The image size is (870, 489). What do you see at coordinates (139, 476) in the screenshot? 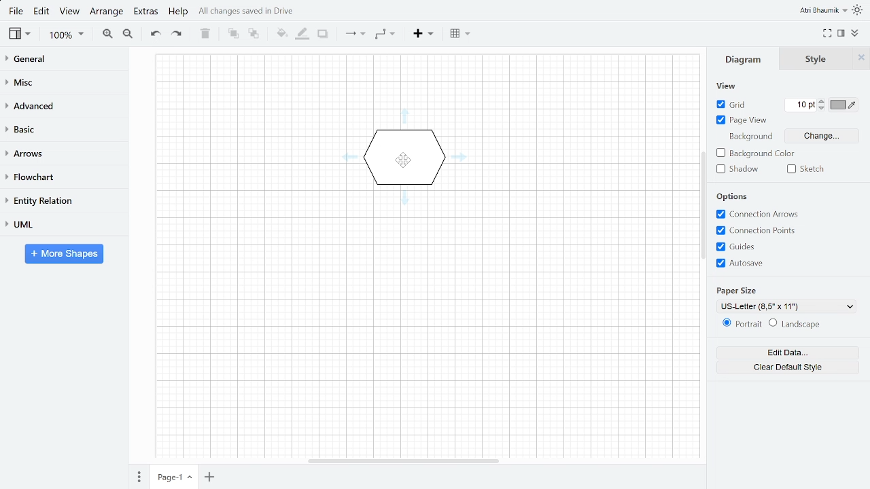
I see `pages Pages` at bounding box center [139, 476].